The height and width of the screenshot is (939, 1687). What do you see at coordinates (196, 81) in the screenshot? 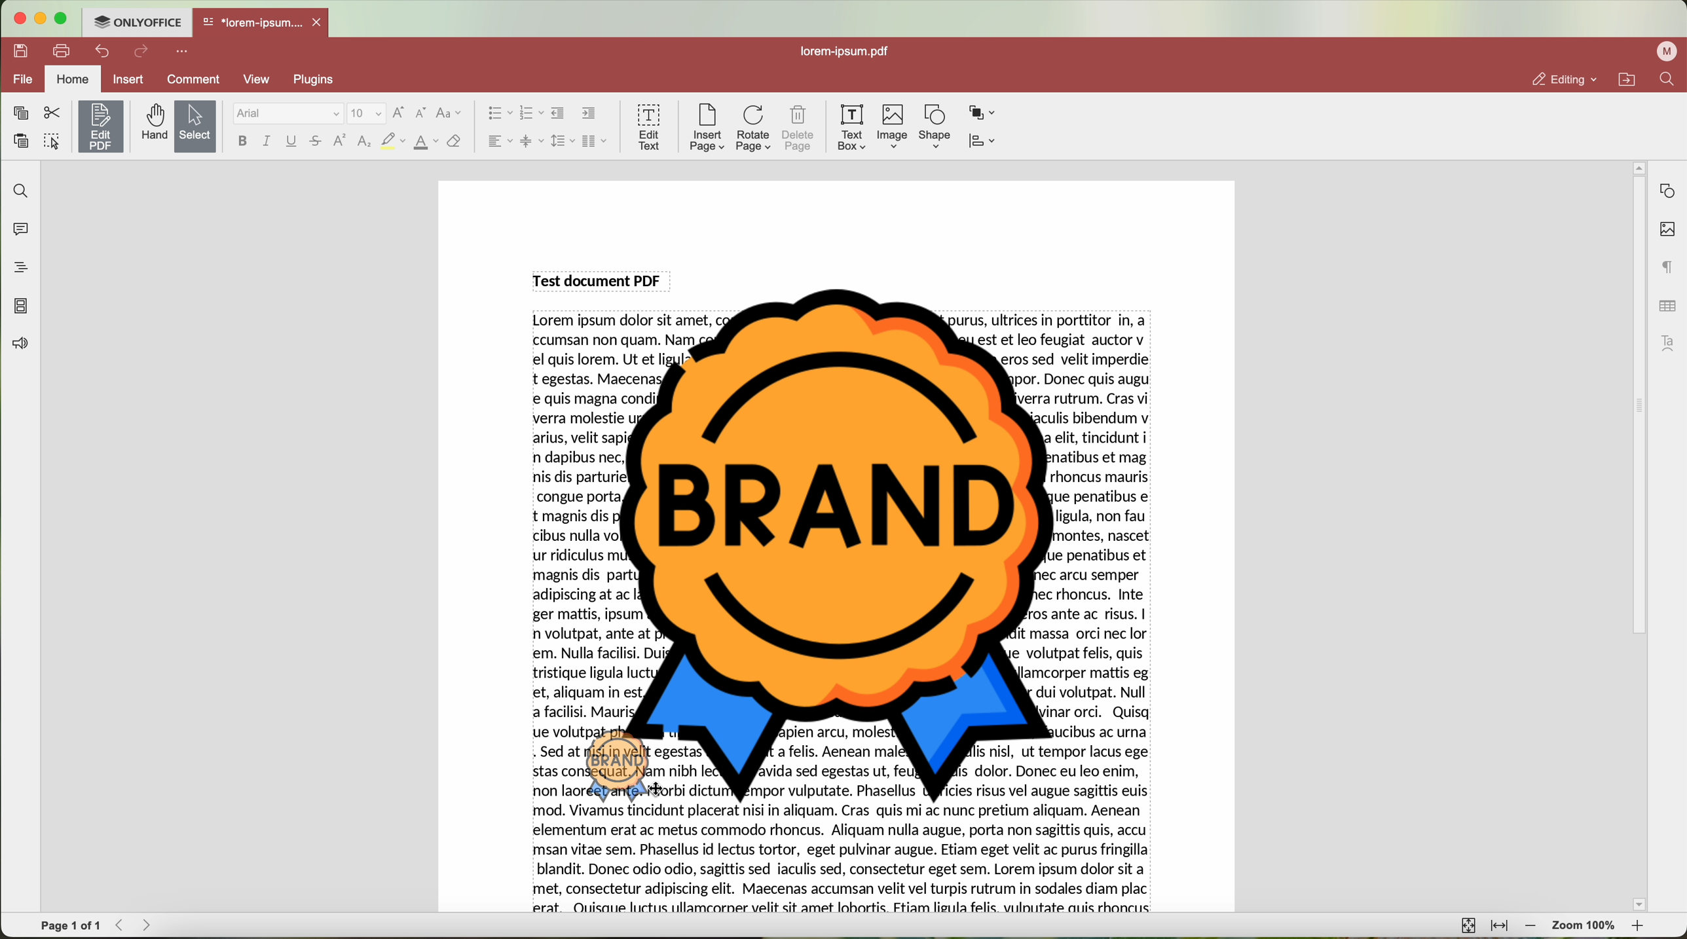
I see `comment` at bounding box center [196, 81].